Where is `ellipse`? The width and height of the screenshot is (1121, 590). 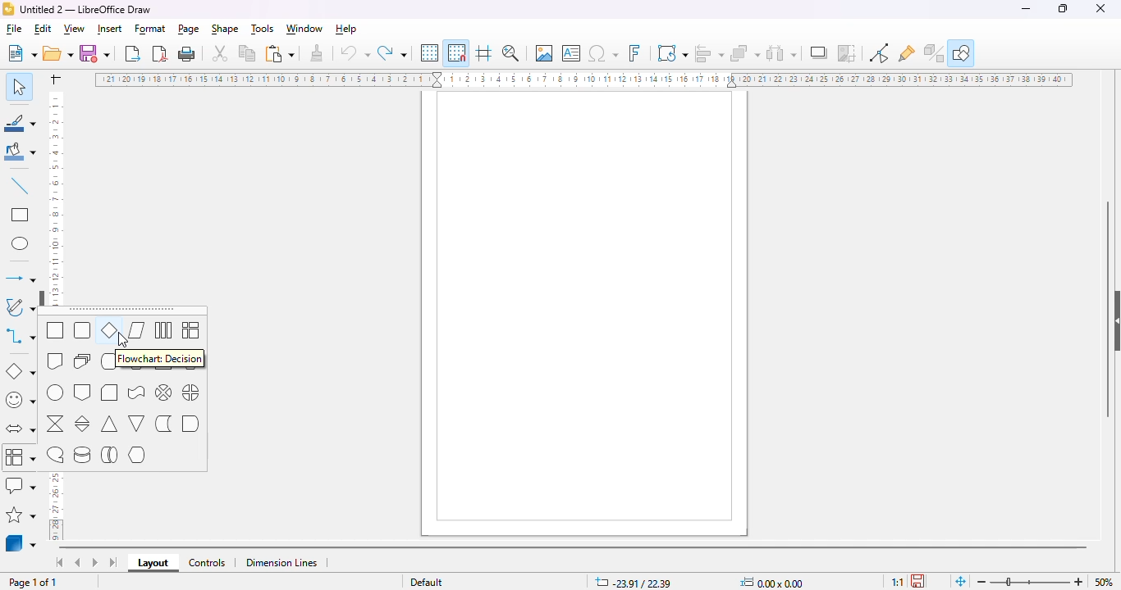 ellipse is located at coordinates (21, 243).